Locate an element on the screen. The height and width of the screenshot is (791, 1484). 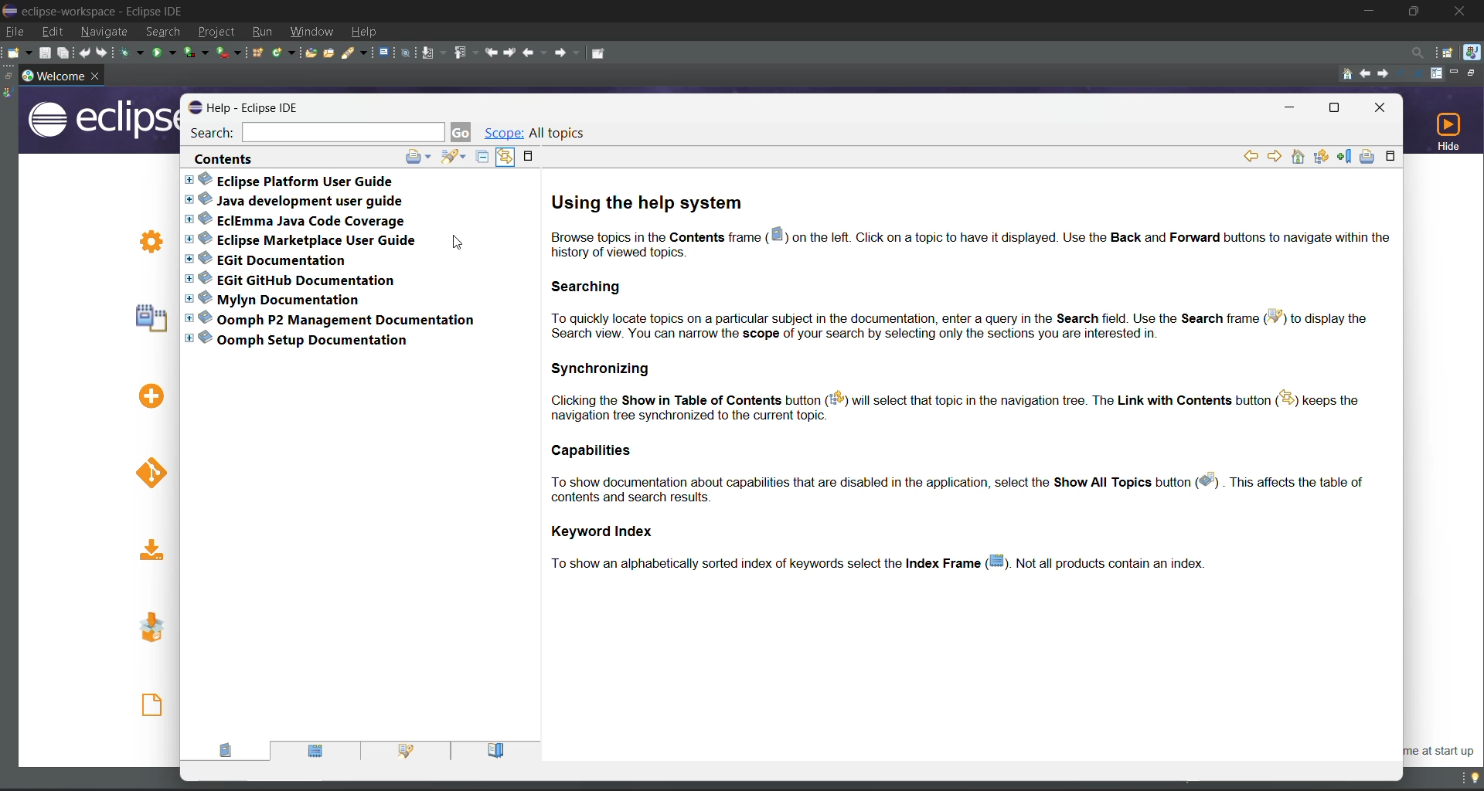
previous edit location is located at coordinates (492, 53).